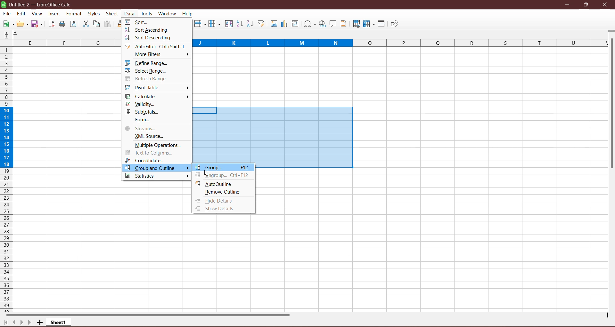 This screenshot has height=327, width=615. Describe the element at coordinates (284, 24) in the screenshot. I see `Insert Poll` at that location.